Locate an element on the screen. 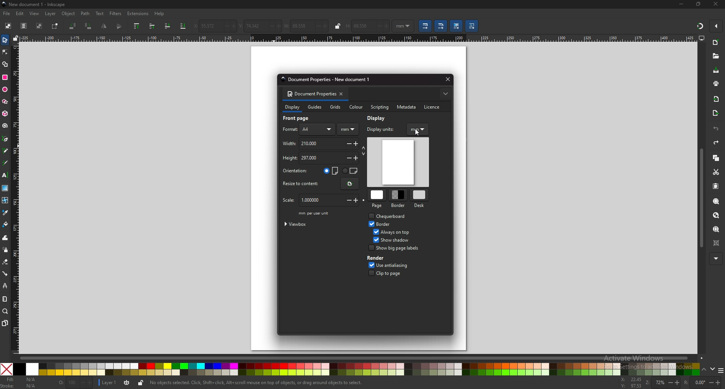 The height and width of the screenshot is (389, 725). + is located at coordinates (233, 26).